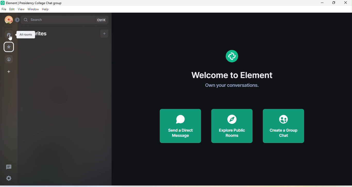 Image resolution: width=352 pixels, height=187 pixels. Describe the element at coordinates (180, 126) in the screenshot. I see `send a direct message` at that location.